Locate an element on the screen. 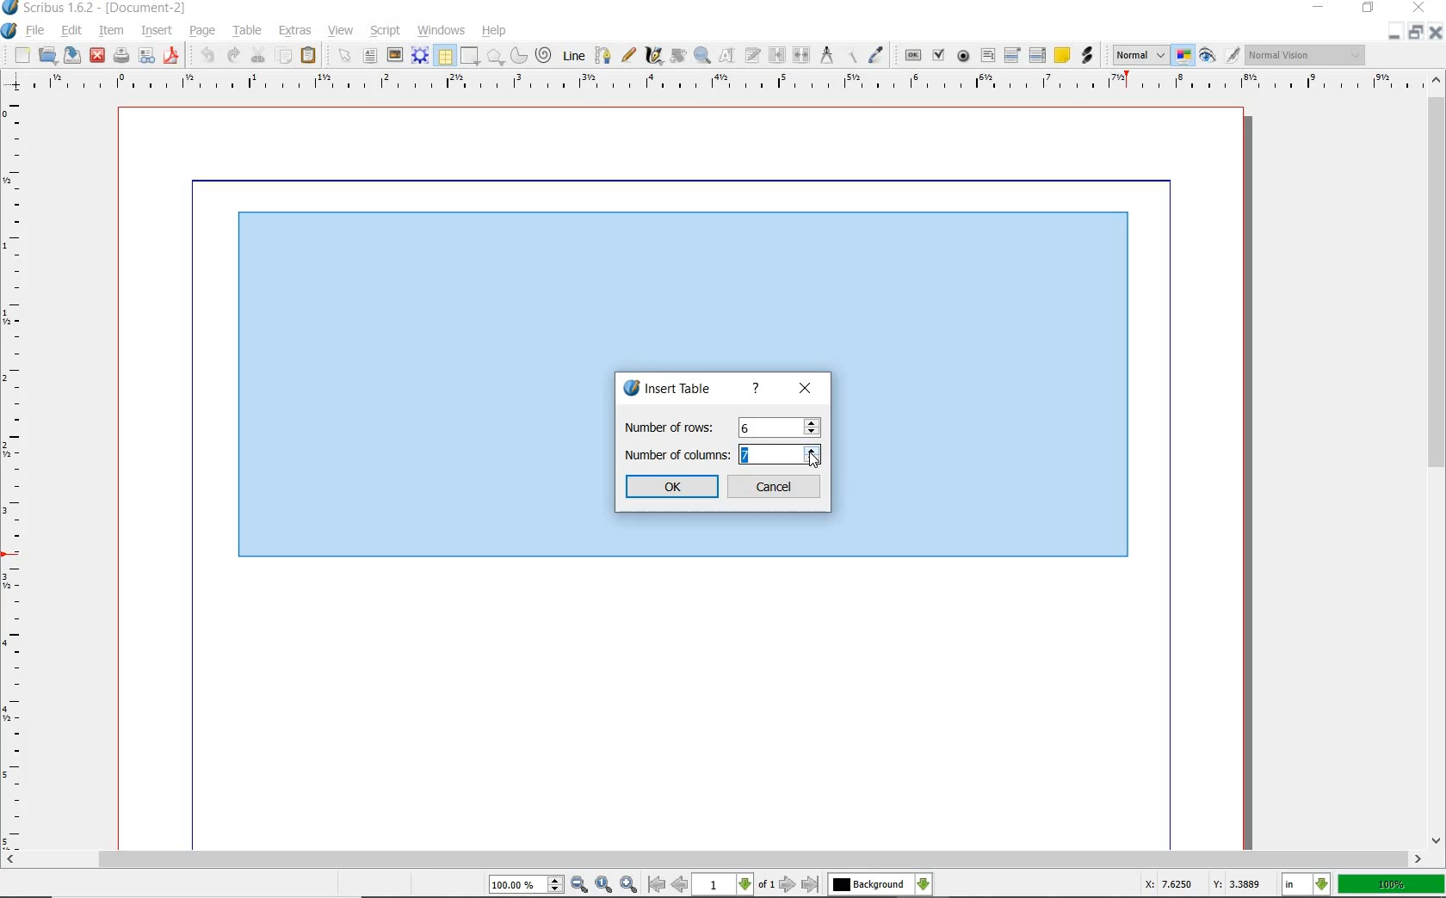  pdf checkbox is located at coordinates (936, 55).